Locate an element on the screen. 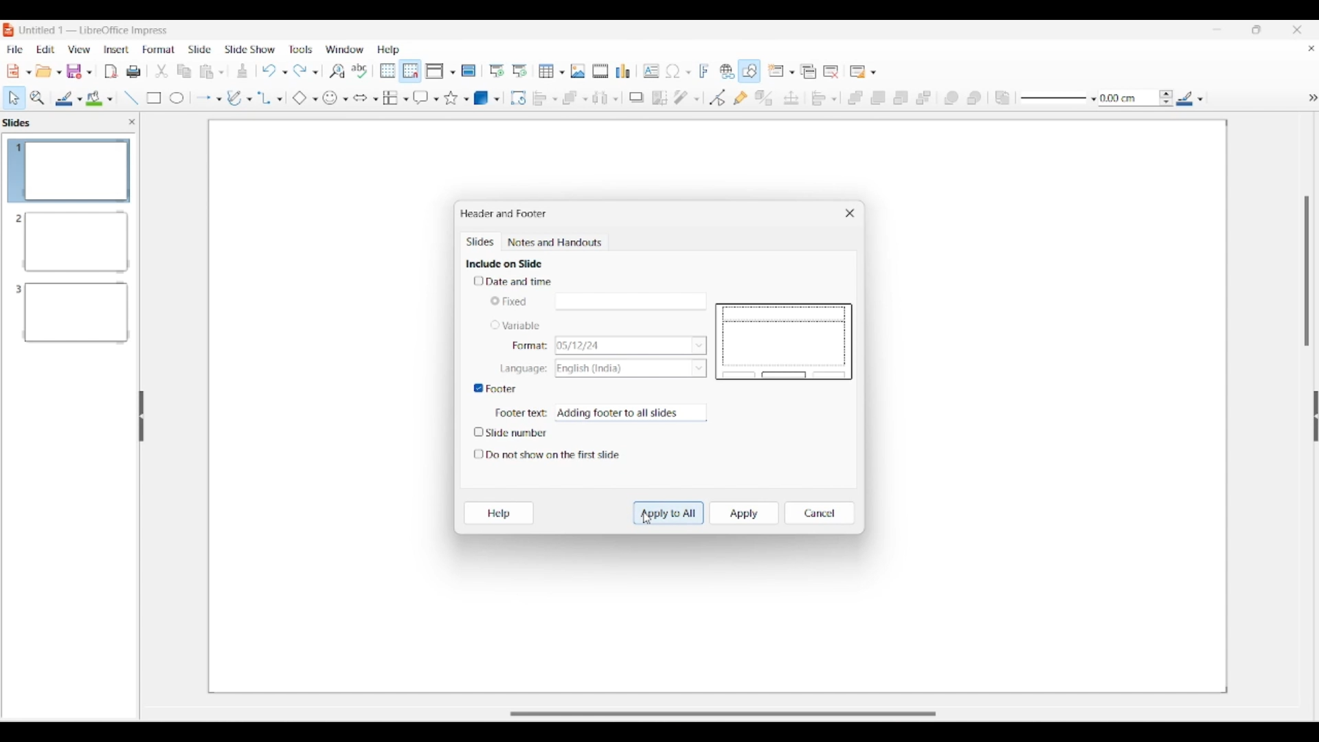 The width and height of the screenshot is (1319, 742). Toggle for slide number is located at coordinates (515, 432).